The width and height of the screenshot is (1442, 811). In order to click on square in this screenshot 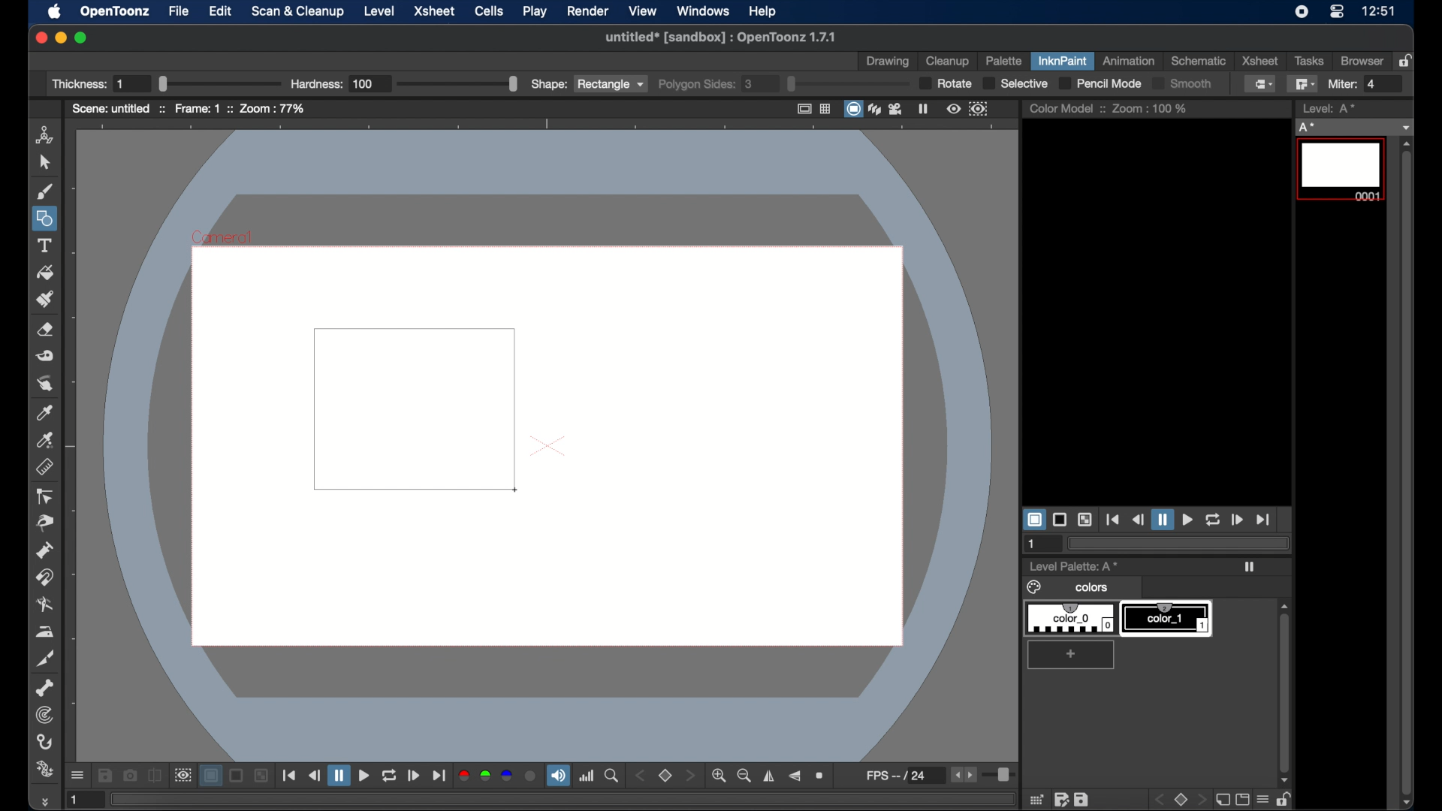, I will do `click(438, 420)`.